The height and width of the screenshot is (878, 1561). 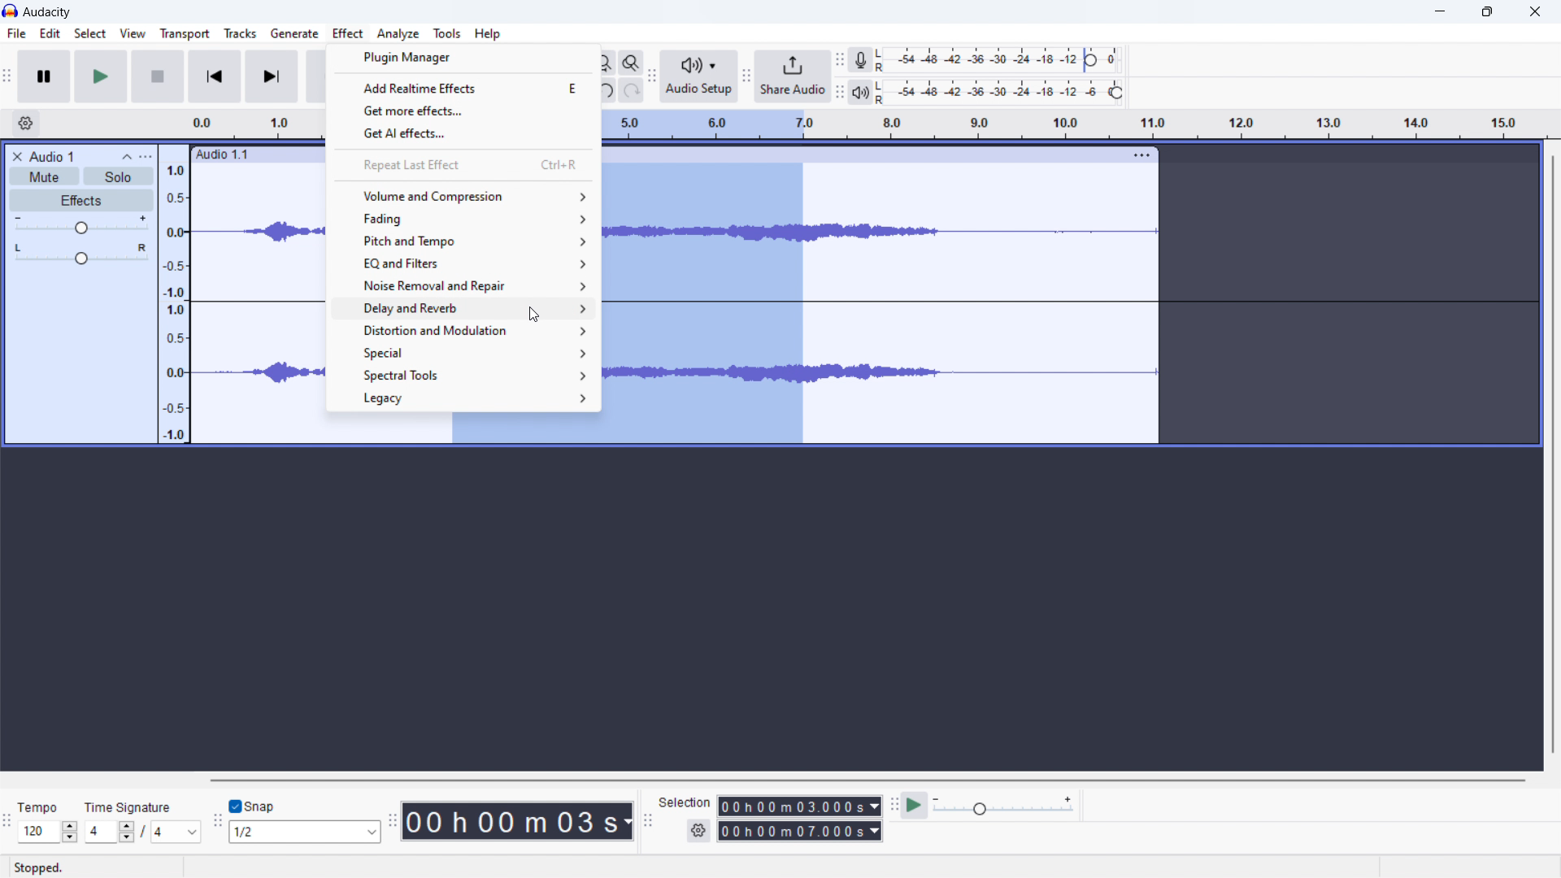 What do you see at coordinates (465, 136) in the screenshot?
I see `get AI effects..` at bounding box center [465, 136].